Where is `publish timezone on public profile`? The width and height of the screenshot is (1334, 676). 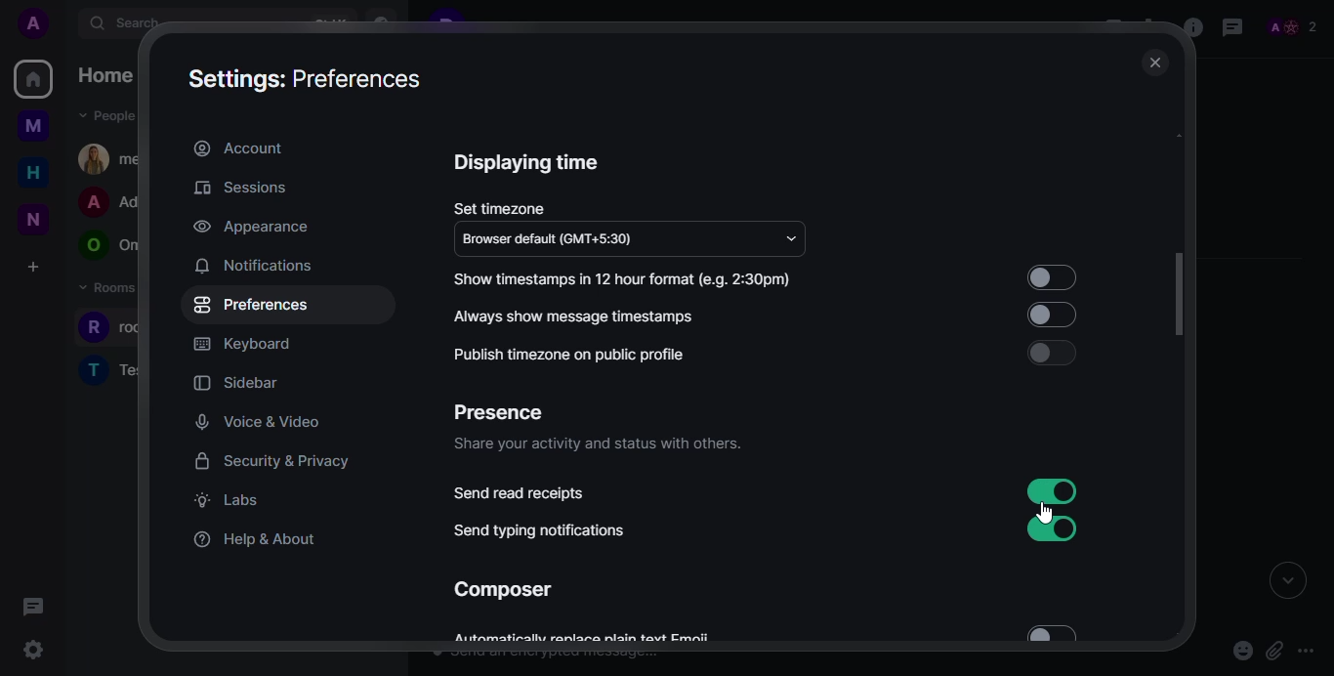 publish timezone on public profile is located at coordinates (563, 356).